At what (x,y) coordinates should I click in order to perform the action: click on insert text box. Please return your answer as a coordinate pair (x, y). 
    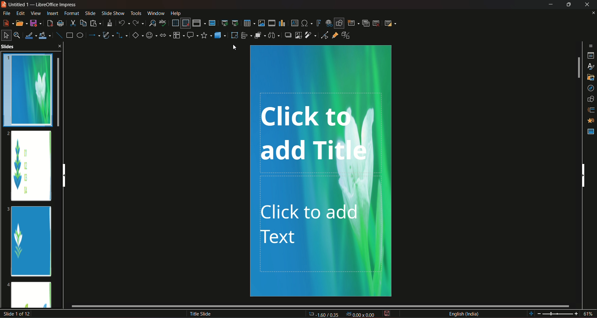
    Looking at the image, I should click on (294, 23).